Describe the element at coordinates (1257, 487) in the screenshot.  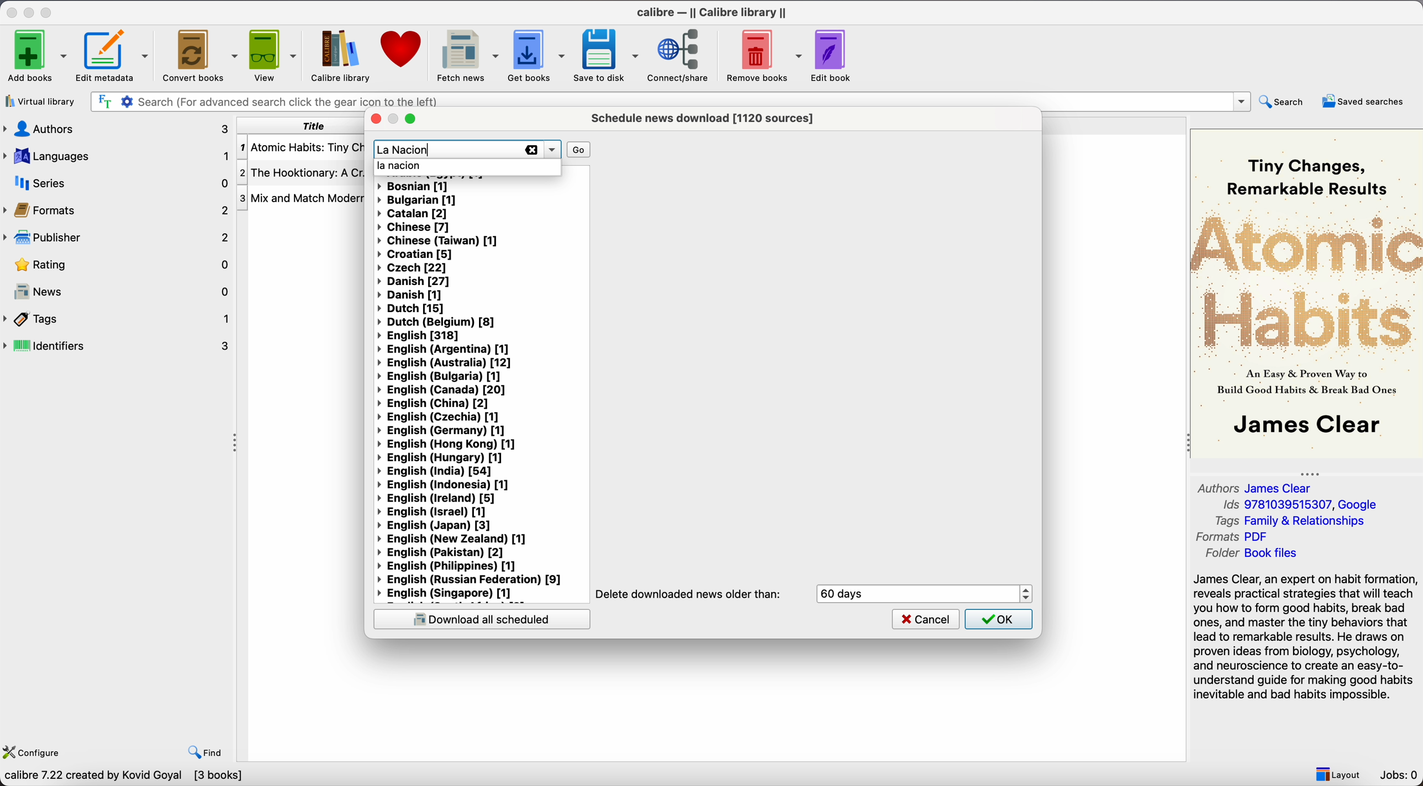
I see `Authors James Clear` at that location.